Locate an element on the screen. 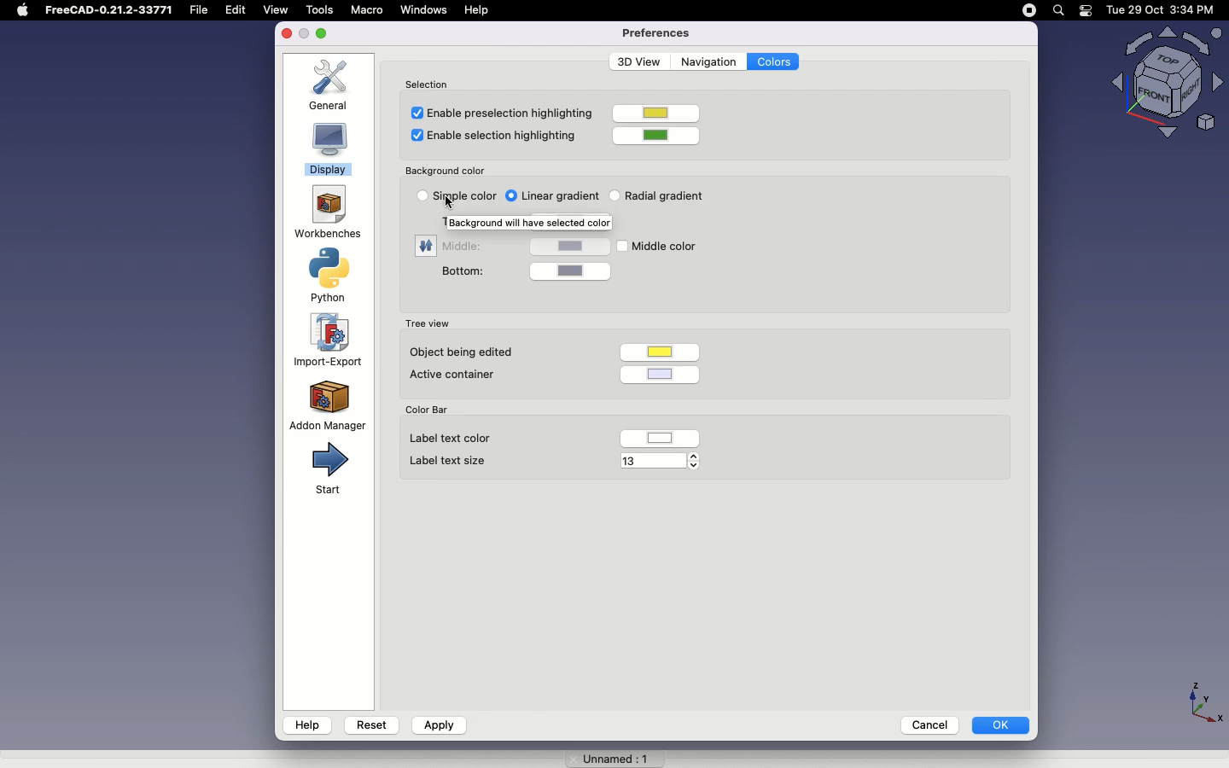 The height and width of the screenshot is (768, 1229). ‘Background color is located at coordinates (446, 168).